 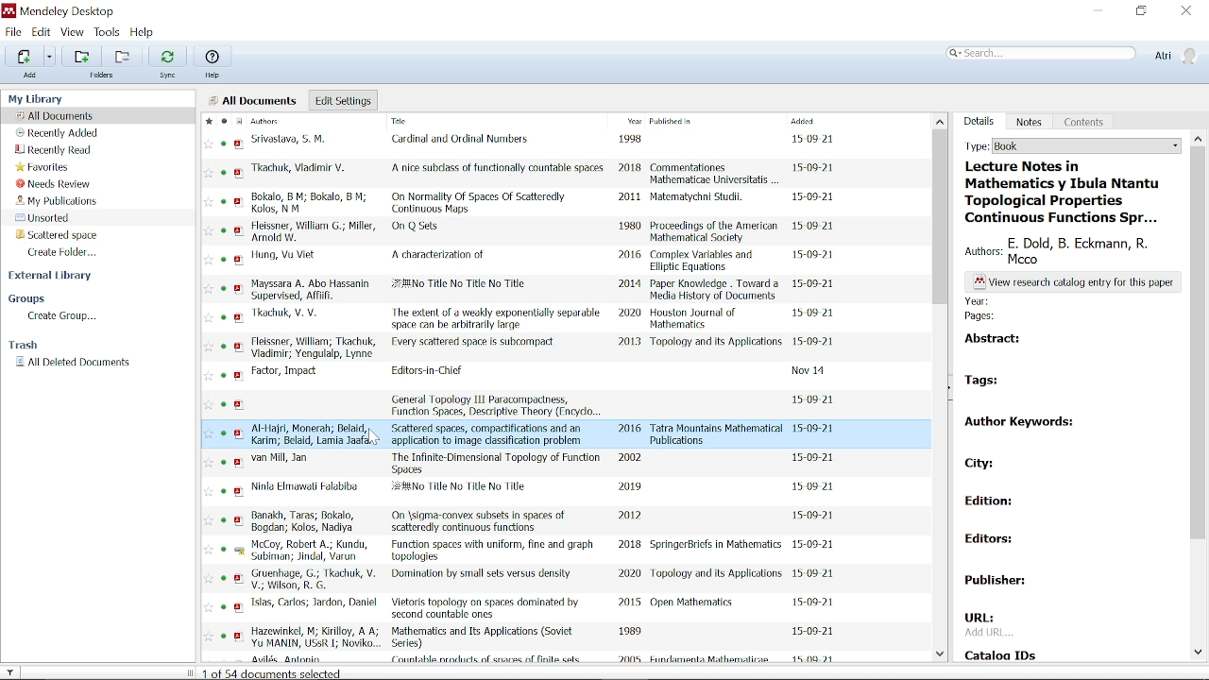 What do you see at coordinates (60, 133) in the screenshot?
I see `Recently added` at bounding box center [60, 133].